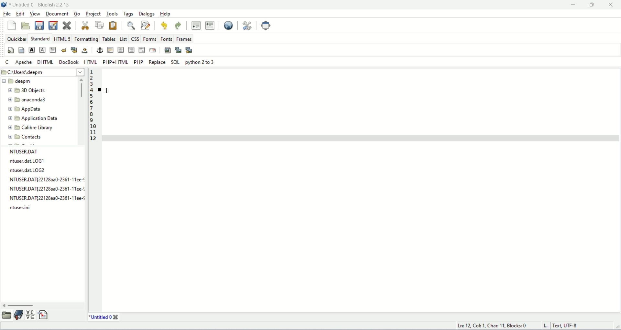 The image size is (621, 330). What do you see at coordinates (28, 170) in the screenshot?
I see `ntuser.dat.LOG2` at bounding box center [28, 170].